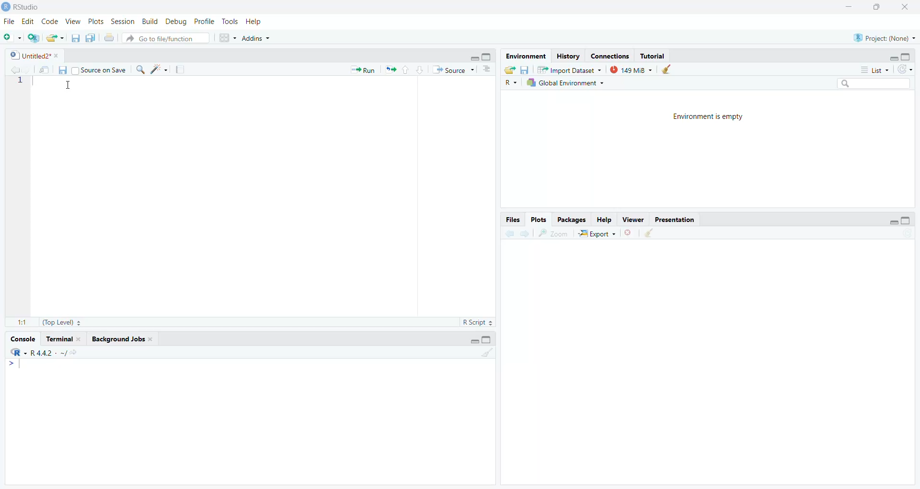  I want to click on Session, so click(122, 22).